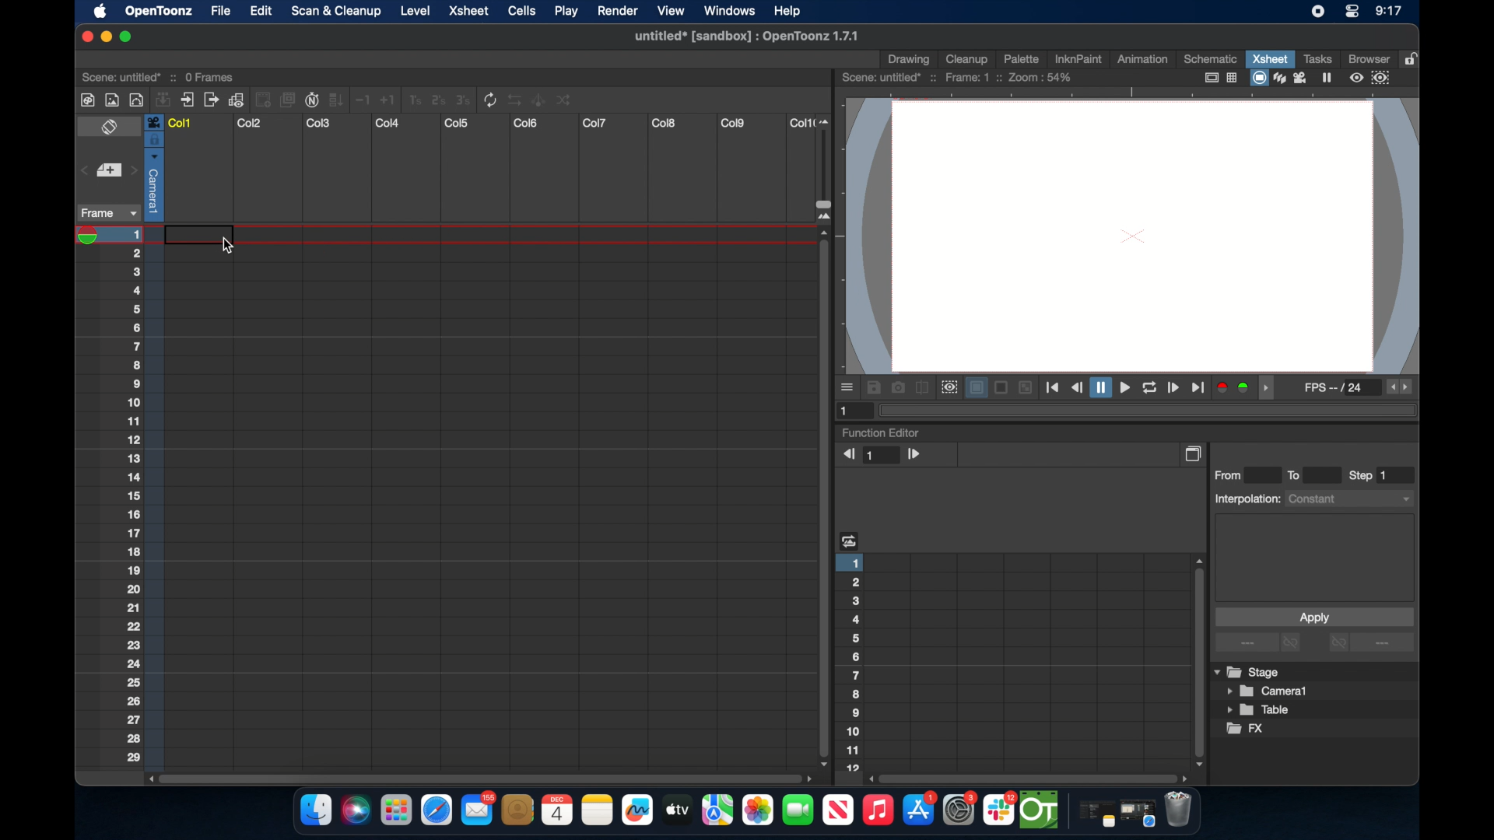 Image resolution: width=1494 pixels, height=840 pixels. I want to click on set, so click(107, 171).